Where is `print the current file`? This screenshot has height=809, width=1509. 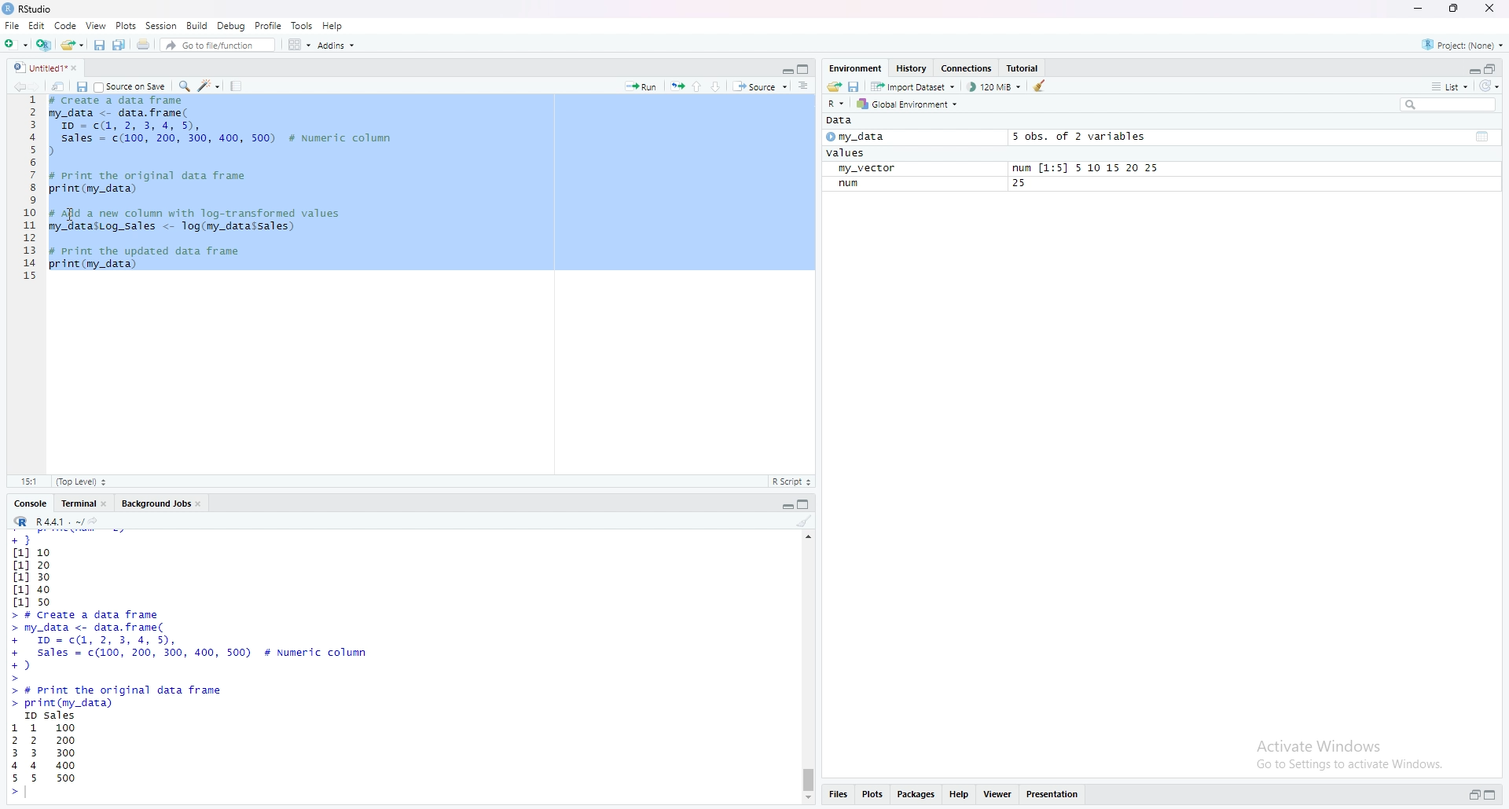 print the current file is located at coordinates (145, 46).